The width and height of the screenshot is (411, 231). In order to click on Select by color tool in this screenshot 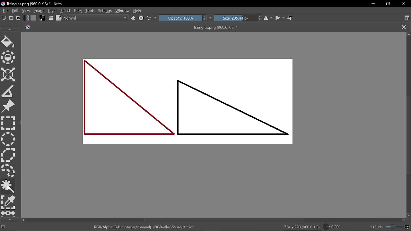, I will do `click(9, 203)`.